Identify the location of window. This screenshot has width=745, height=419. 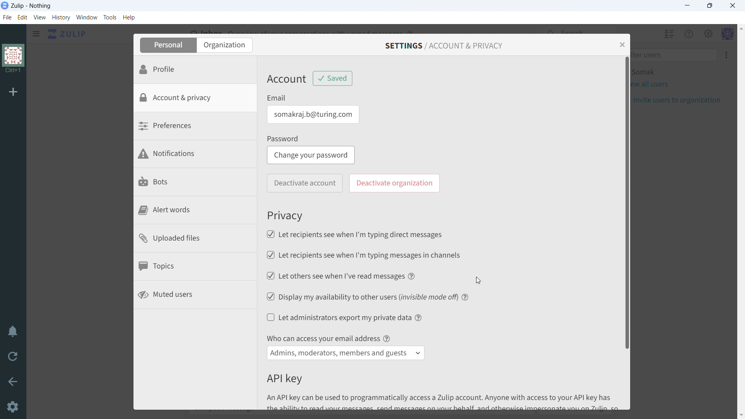
(87, 17).